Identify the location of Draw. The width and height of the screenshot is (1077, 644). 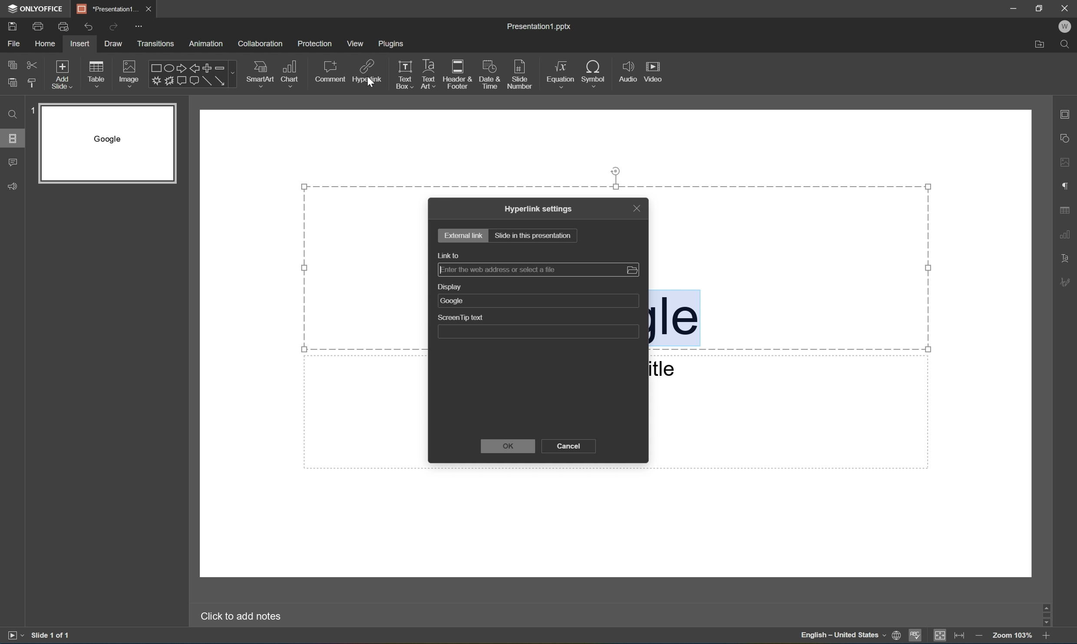
(113, 44).